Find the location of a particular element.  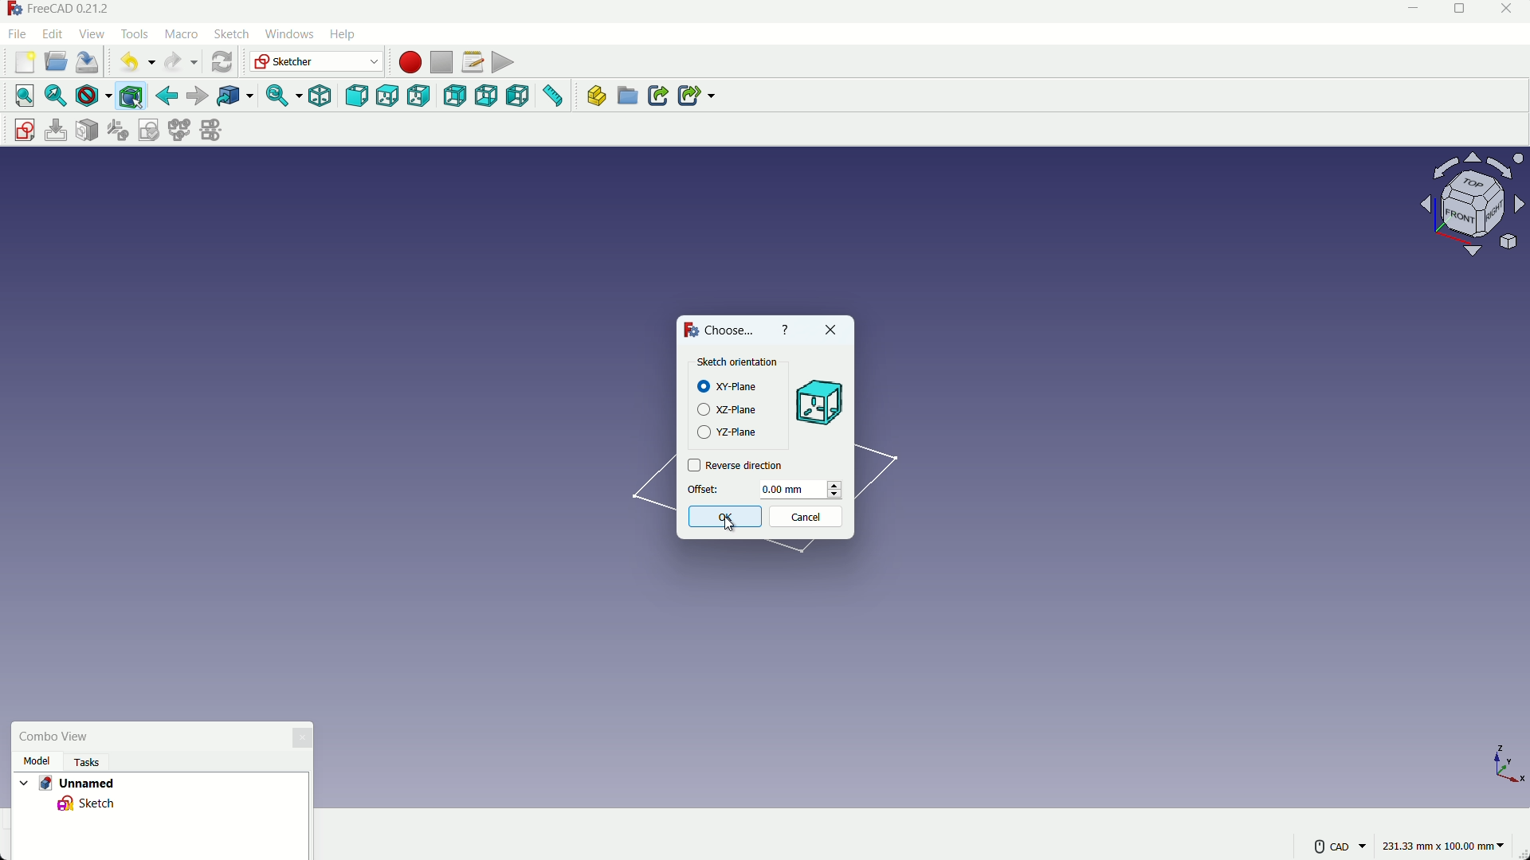

right view is located at coordinates (420, 96).